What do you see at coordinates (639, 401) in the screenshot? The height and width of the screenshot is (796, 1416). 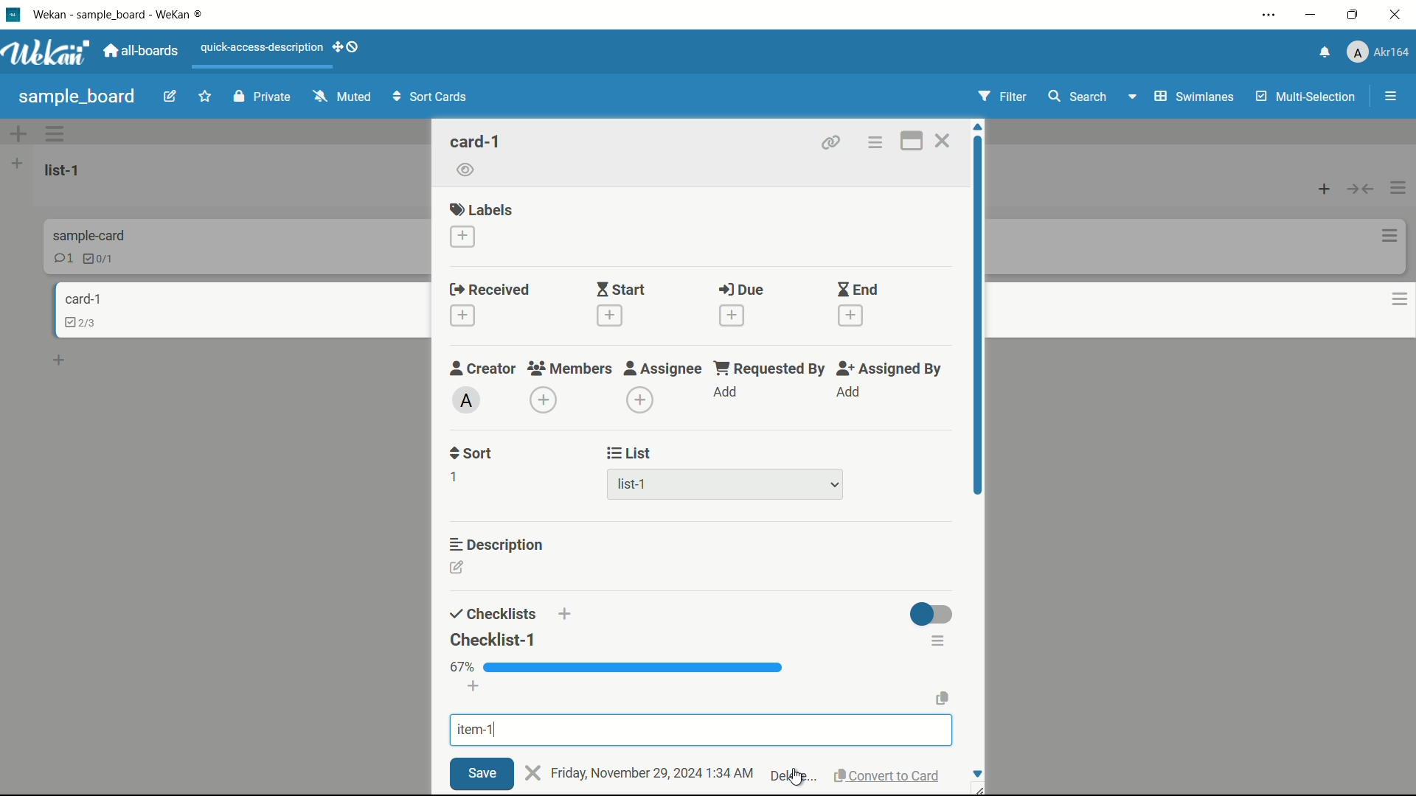 I see `add assignee` at bounding box center [639, 401].